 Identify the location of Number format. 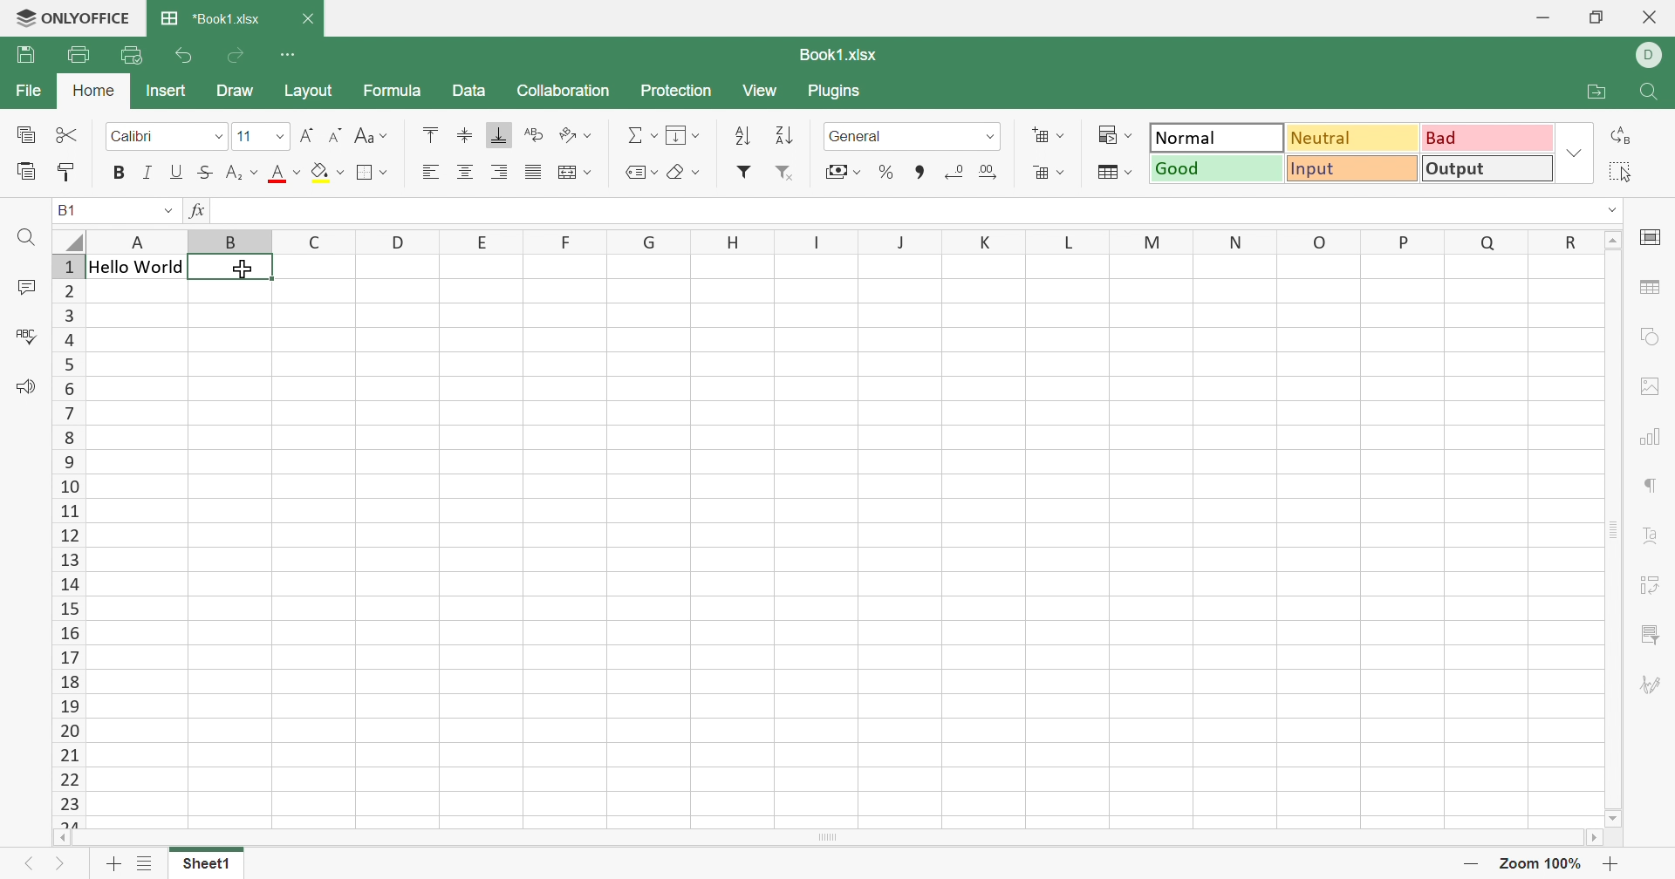
(909, 136).